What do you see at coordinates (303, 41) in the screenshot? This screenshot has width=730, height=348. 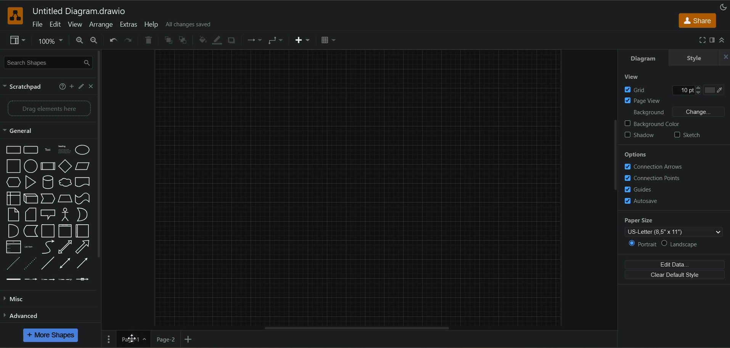 I see `insert` at bounding box center [303, 41].